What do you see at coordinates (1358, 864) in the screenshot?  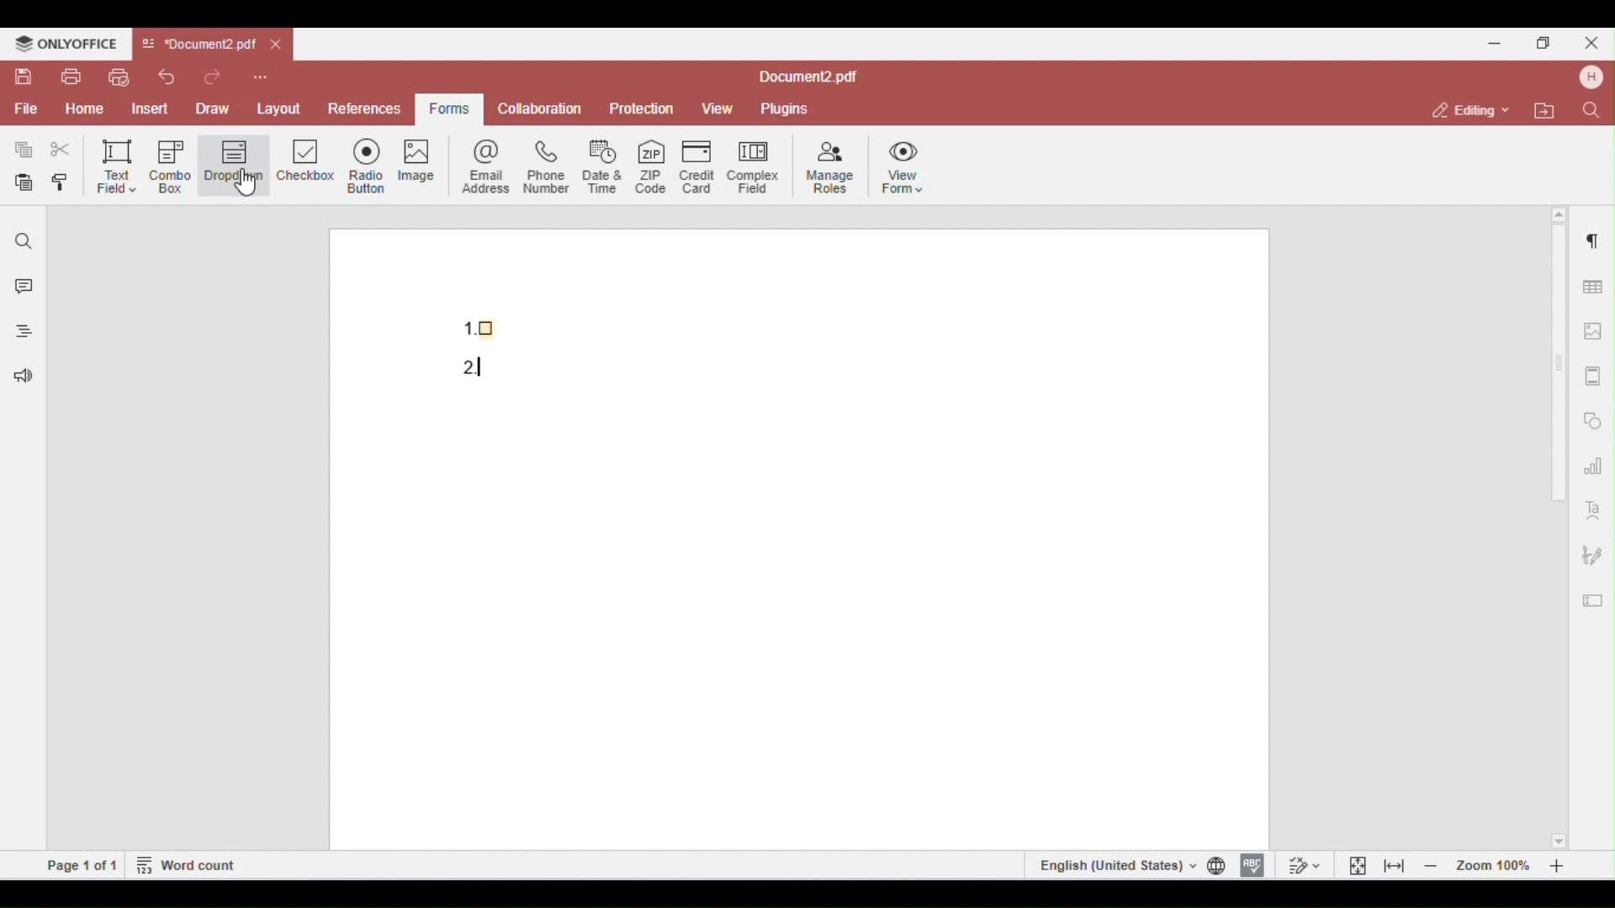 I see `fit to page` at bounding box center [1358, 864].